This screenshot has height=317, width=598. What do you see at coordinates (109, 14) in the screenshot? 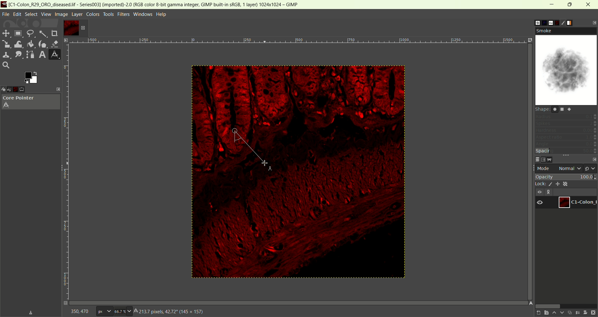
I see `tools` at bounding box center [109, 14].